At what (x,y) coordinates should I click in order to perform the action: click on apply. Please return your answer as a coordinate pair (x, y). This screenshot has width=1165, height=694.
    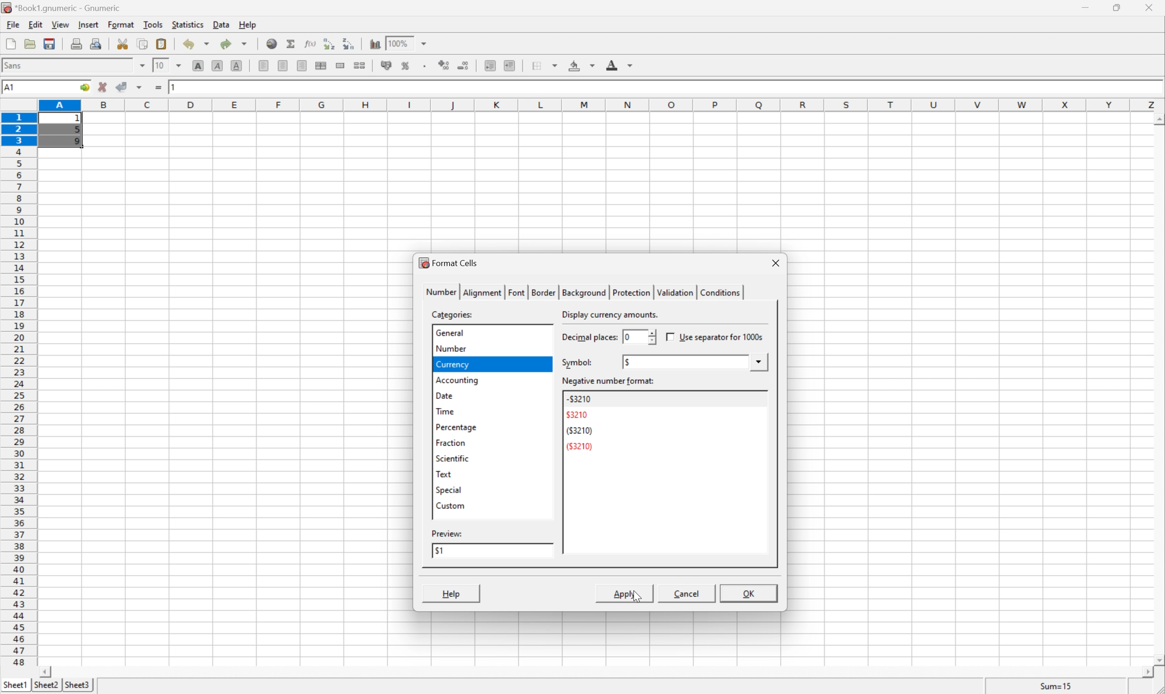
    Looking at the image, I should click on (622, 593).